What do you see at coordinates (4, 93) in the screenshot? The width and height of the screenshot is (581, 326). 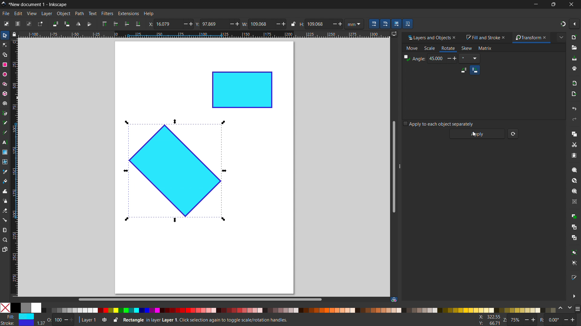 I see `3D box tool` at bounding box center [4, 93].